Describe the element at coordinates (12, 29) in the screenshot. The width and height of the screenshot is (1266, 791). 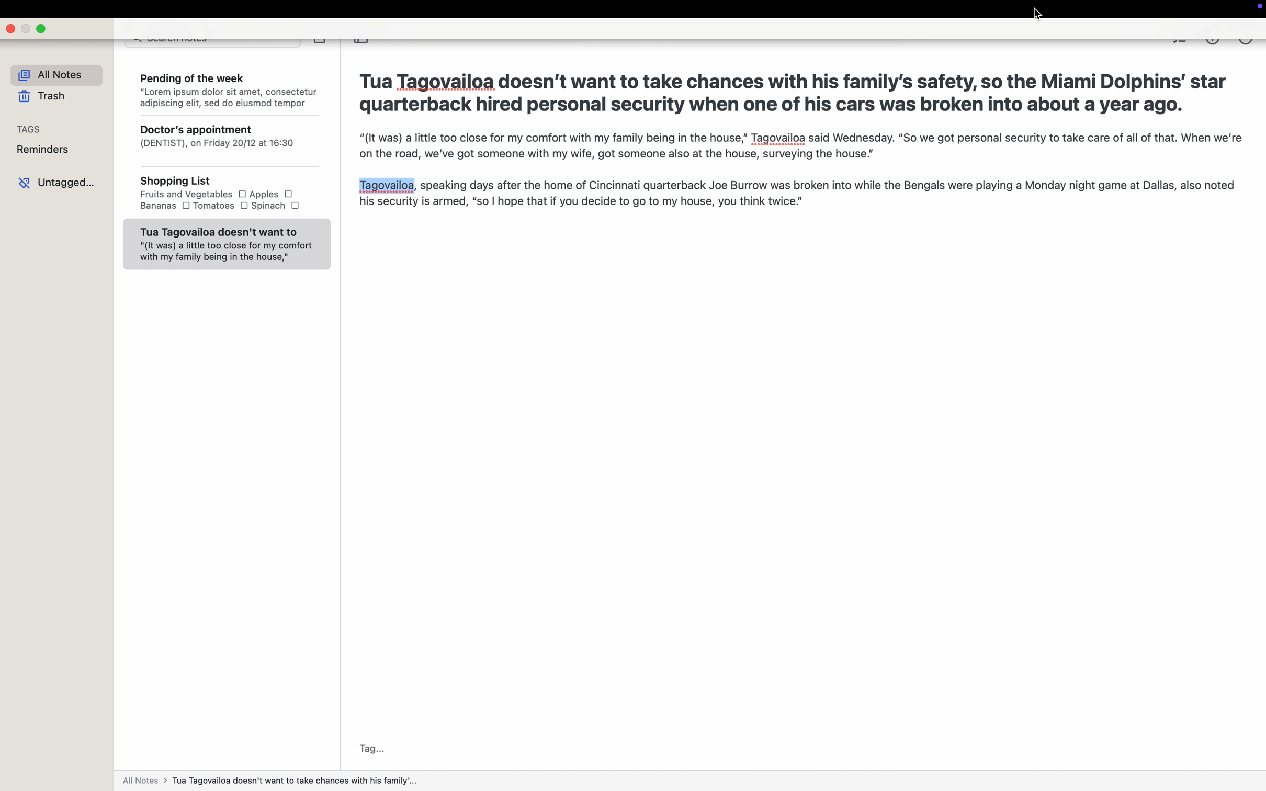
I see `close app` at that location.